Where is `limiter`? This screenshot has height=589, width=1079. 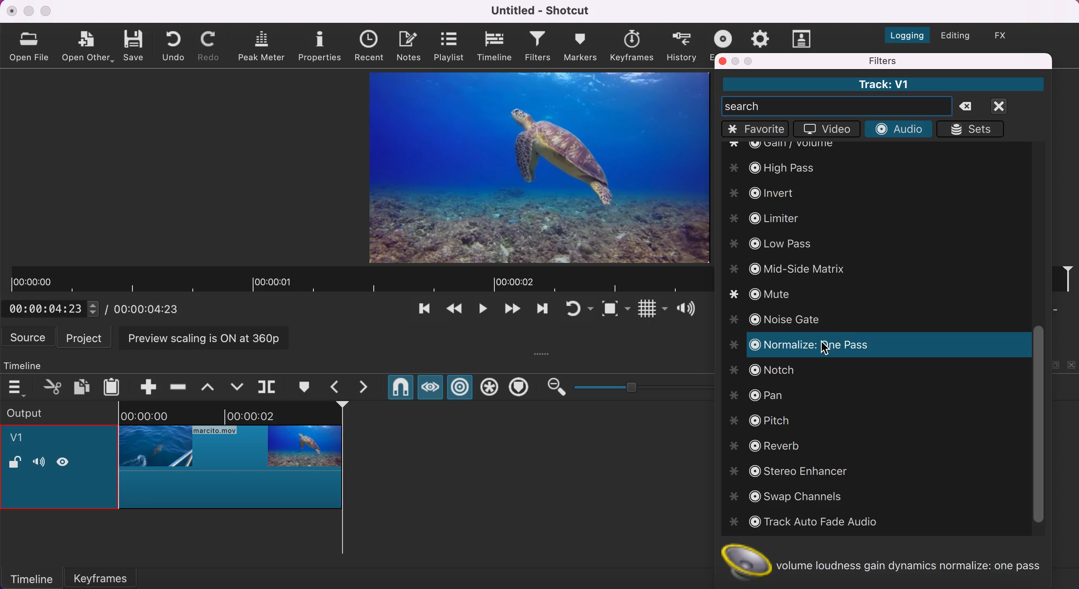 limiter is located at coordinates (778, 219).